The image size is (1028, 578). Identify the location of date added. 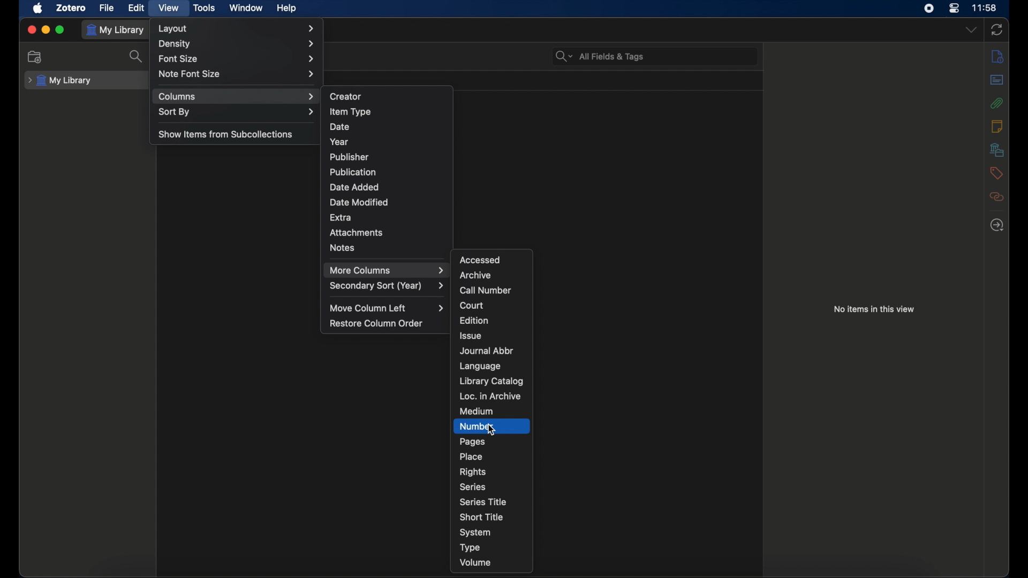
(356, 187).